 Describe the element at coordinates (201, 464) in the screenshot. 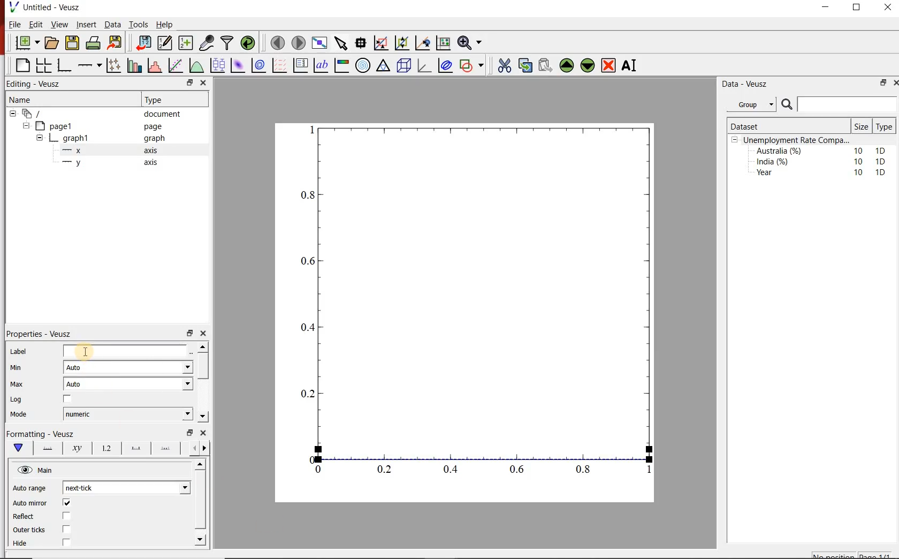

I see `move up` at that location.